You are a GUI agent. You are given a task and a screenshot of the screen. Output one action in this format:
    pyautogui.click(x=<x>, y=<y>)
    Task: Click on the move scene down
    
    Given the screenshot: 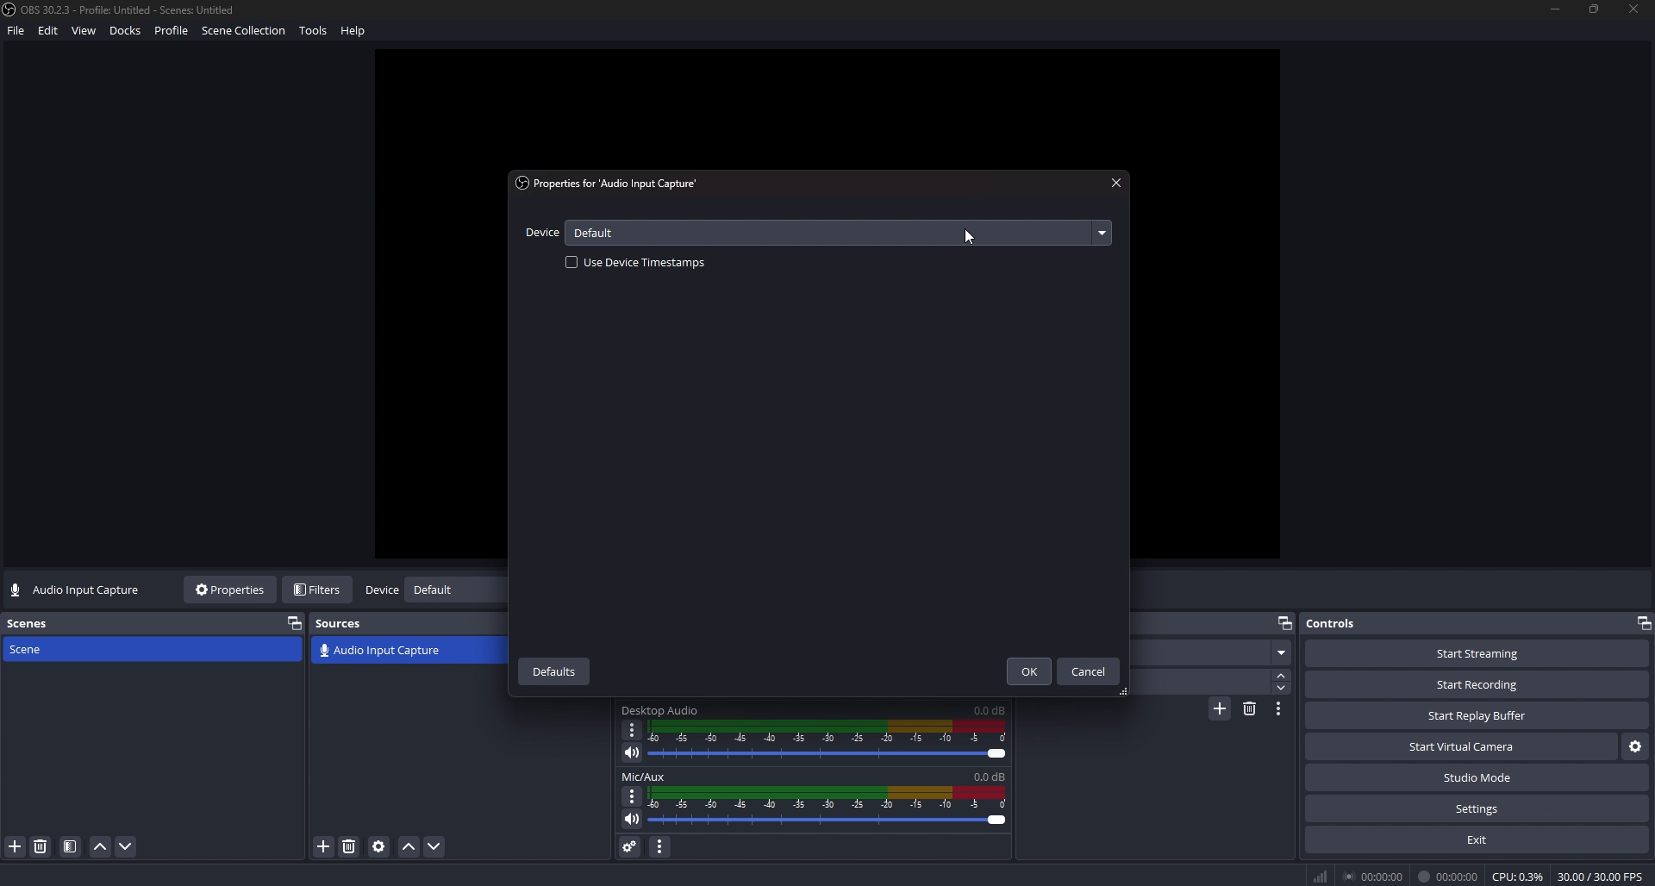 What is the action you would take?
    pyautogui.click(x=128, y=846)
    